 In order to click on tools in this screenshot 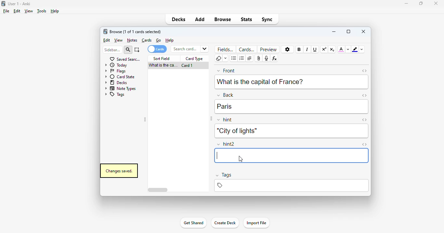, I will do `click(42, 11)`.